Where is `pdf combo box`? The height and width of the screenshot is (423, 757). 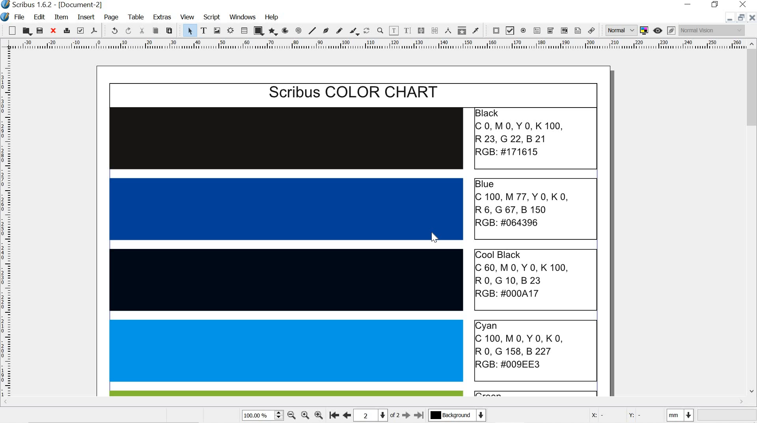
pdf combo box is located at coordinates (550, 31).